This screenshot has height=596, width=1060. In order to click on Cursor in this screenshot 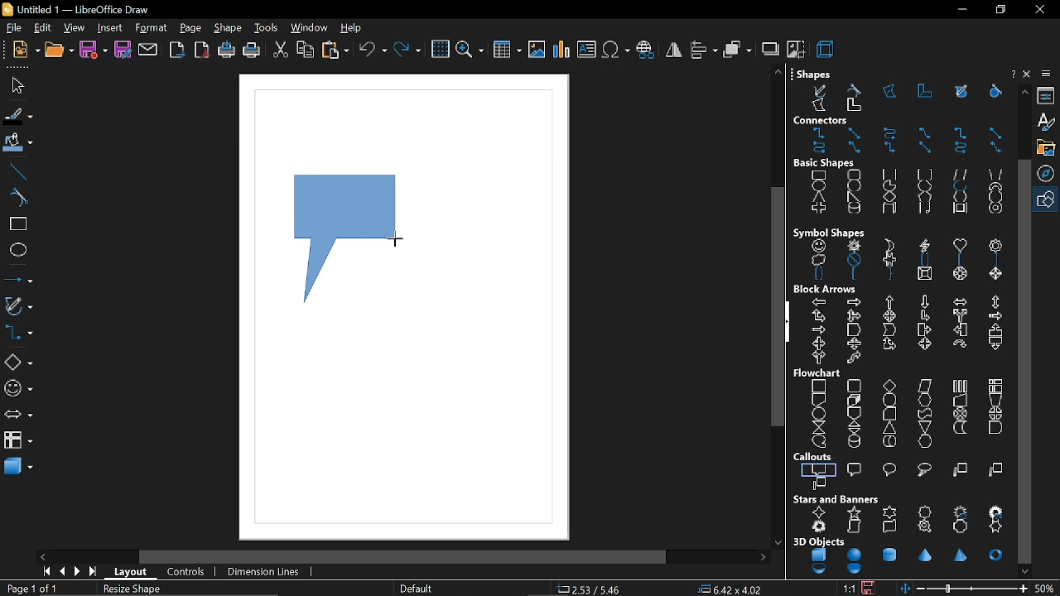, I will do `click(398, 241)`.